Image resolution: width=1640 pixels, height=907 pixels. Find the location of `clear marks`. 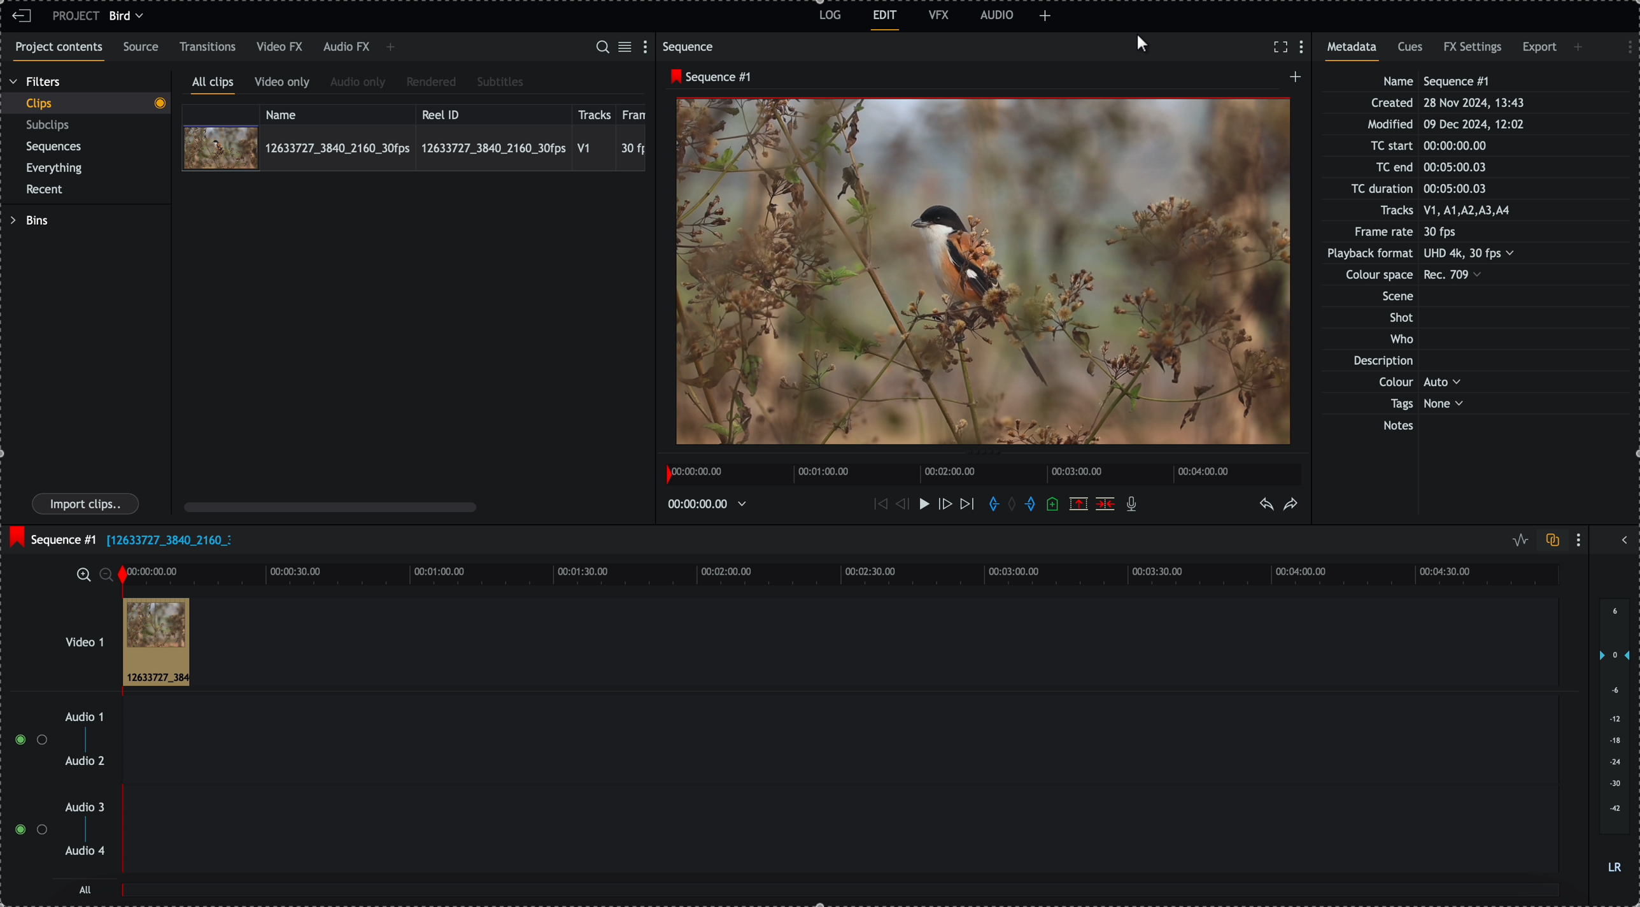

clear marks is located at coordinates (1015, 505).